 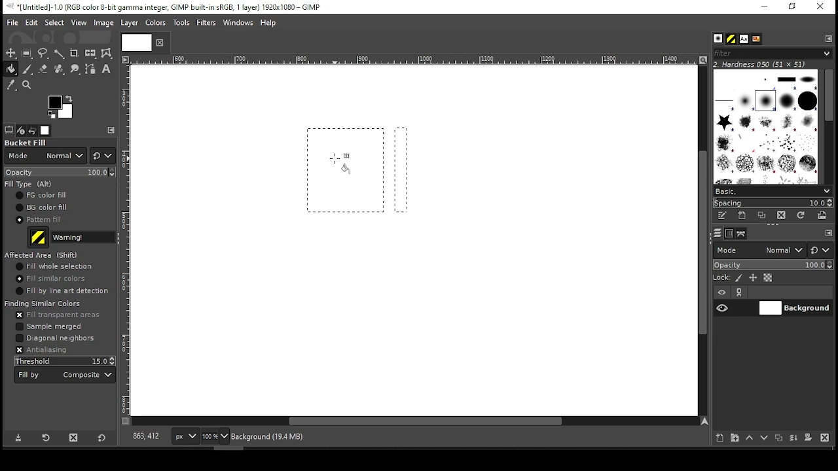 What do you see at coordinates (780, 439) in the screenshot?
I see `duplicate layer` at bounding box center [780, 439].